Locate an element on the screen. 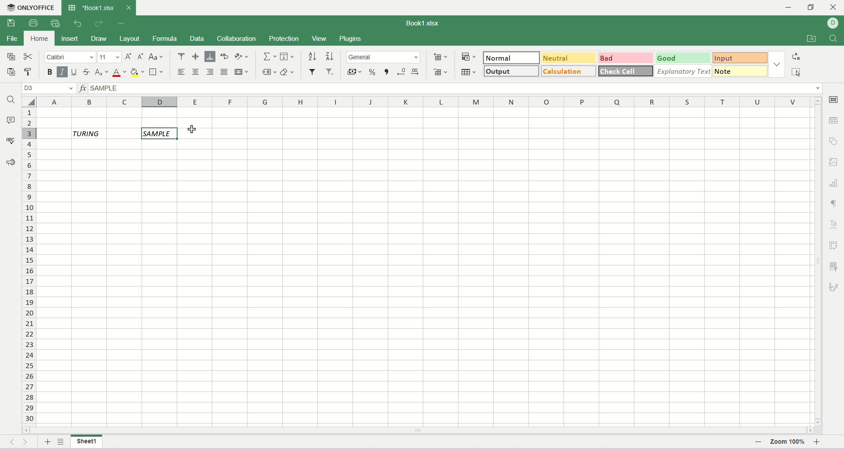  bold is located at coordinates (50, 72).